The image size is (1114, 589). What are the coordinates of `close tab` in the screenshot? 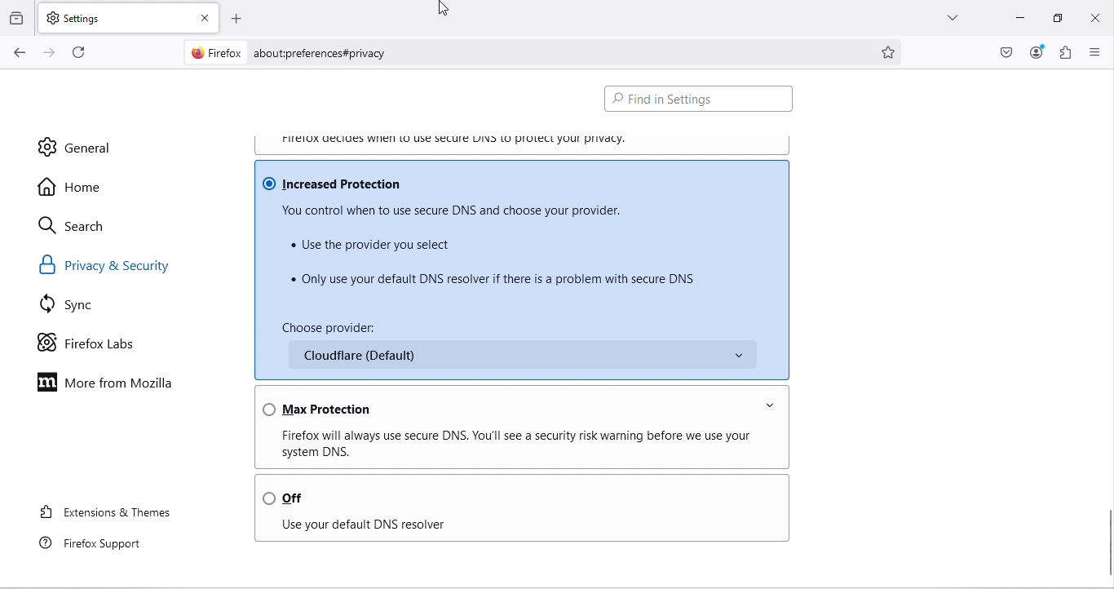 It's located at (202, 15).